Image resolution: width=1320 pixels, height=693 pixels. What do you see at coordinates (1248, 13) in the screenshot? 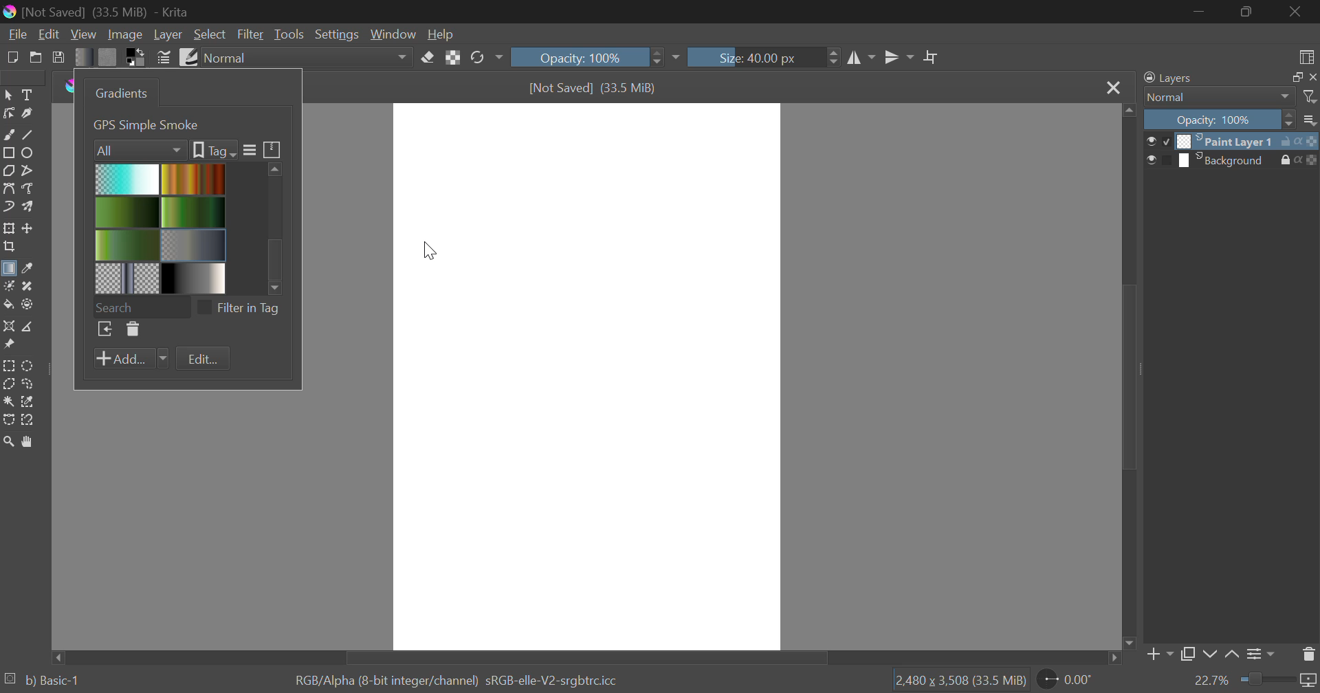
I see `Minimize` at bounding box center [1248, 13].